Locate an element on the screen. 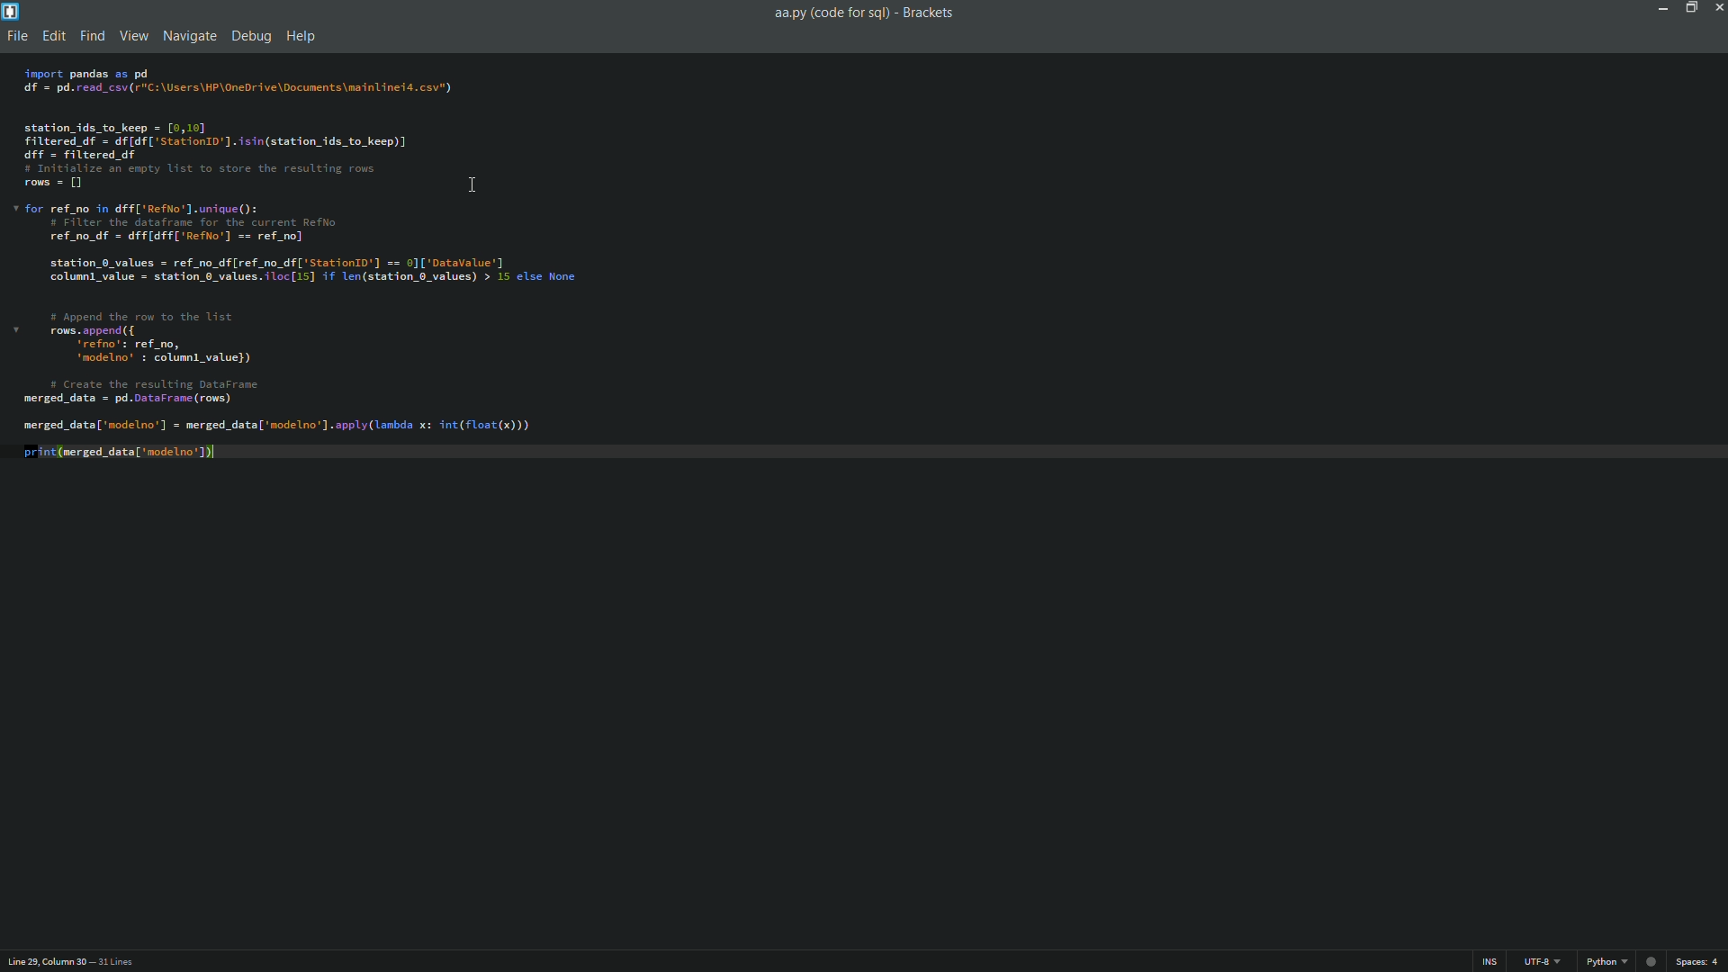  cursor position is located at coordinates (43, 961).